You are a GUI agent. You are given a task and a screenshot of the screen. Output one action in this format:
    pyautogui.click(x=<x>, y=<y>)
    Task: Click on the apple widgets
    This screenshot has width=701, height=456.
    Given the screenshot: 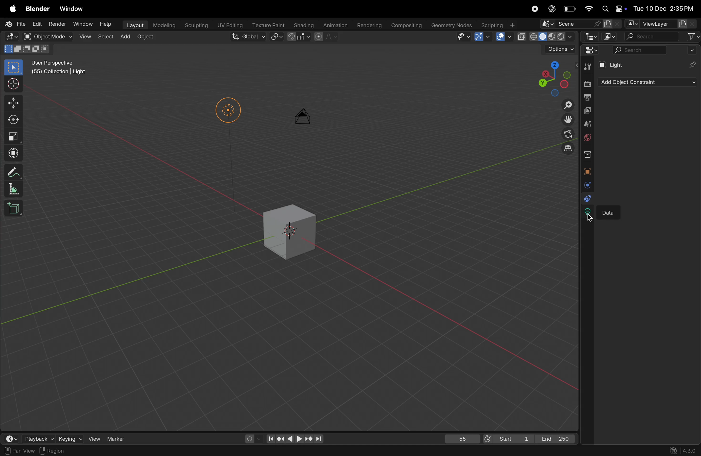 What is the action you would take?
    pyautogui.click(x=613, y=8)
    